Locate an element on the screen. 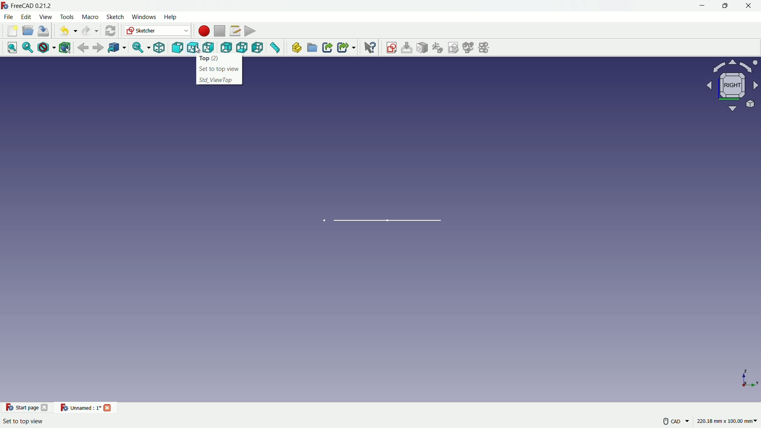  sketch menu is located at coordinates (116, 18).